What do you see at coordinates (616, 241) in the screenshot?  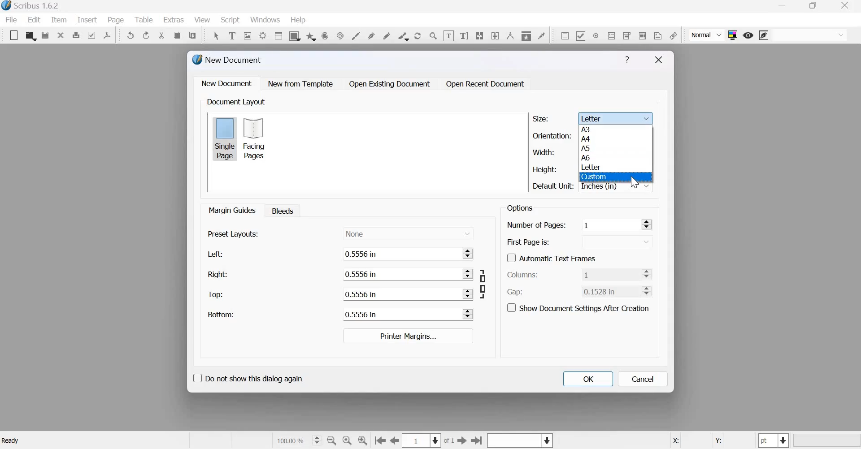 I see `down` at bounding box center [616, 241].